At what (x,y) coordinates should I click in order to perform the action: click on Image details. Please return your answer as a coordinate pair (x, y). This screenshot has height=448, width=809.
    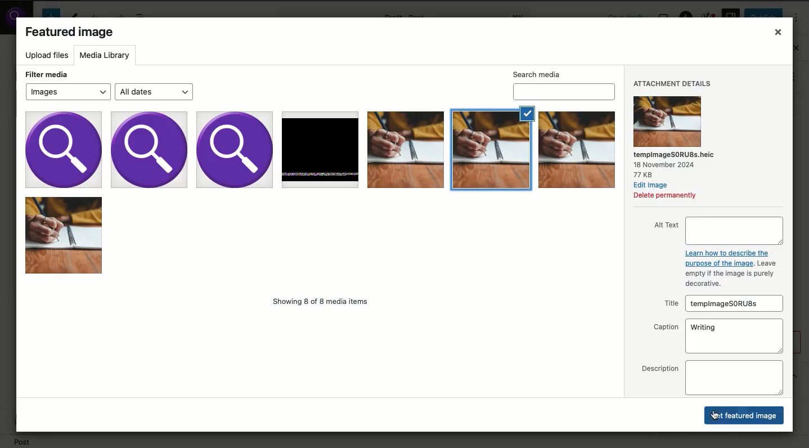
    Looking at the image, I should click on (667, 122).